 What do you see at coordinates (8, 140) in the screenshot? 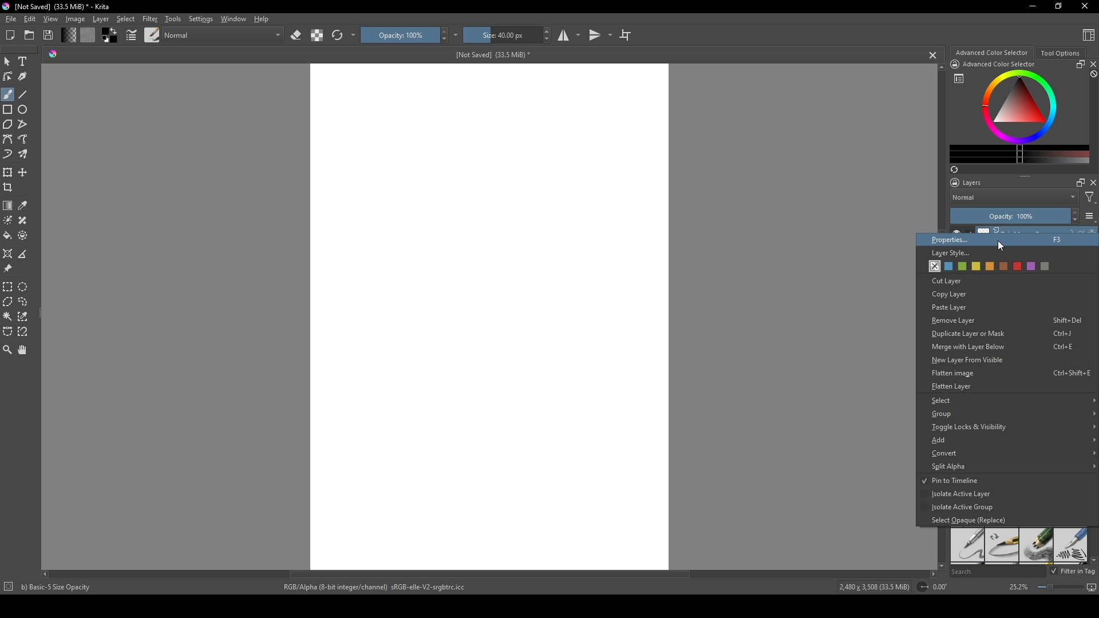
I see `bezier` at bounding box center [8, 140].